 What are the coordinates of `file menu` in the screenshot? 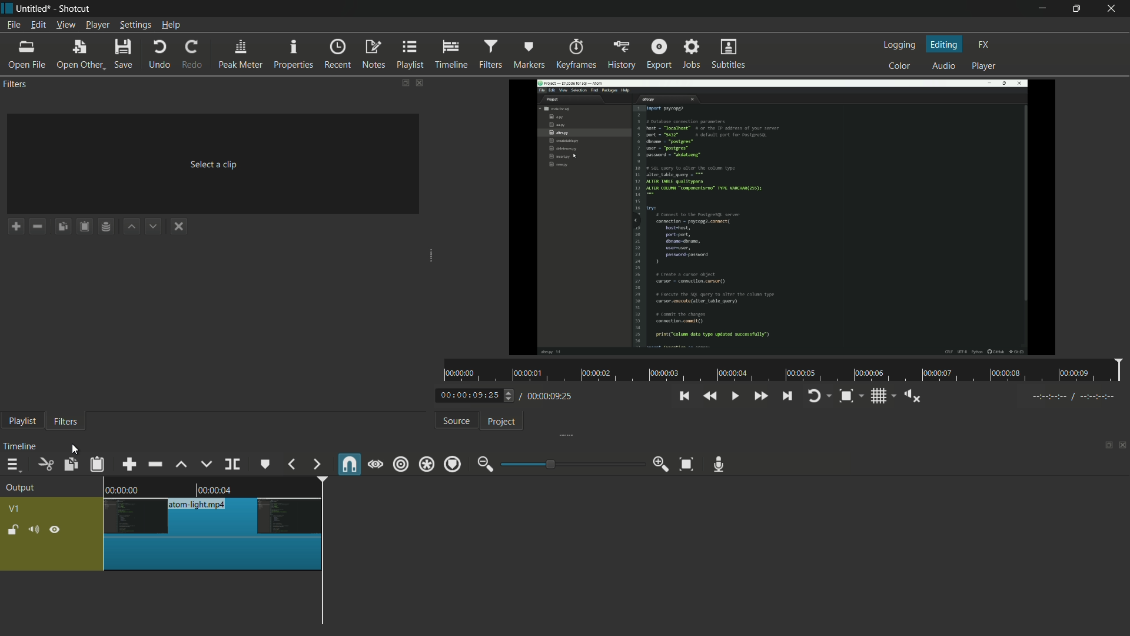 It's located at (14, 25).